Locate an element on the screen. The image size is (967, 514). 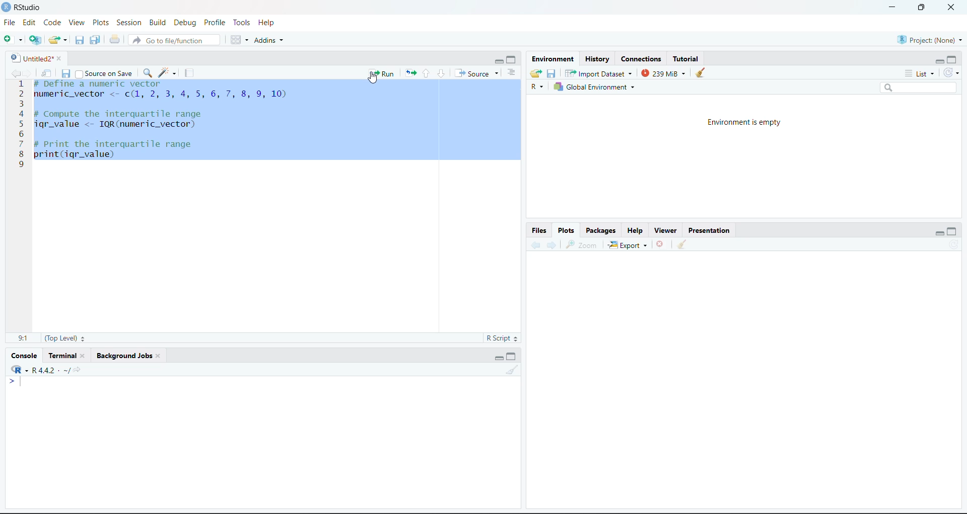
Plots is located at coordinates (567, 230).